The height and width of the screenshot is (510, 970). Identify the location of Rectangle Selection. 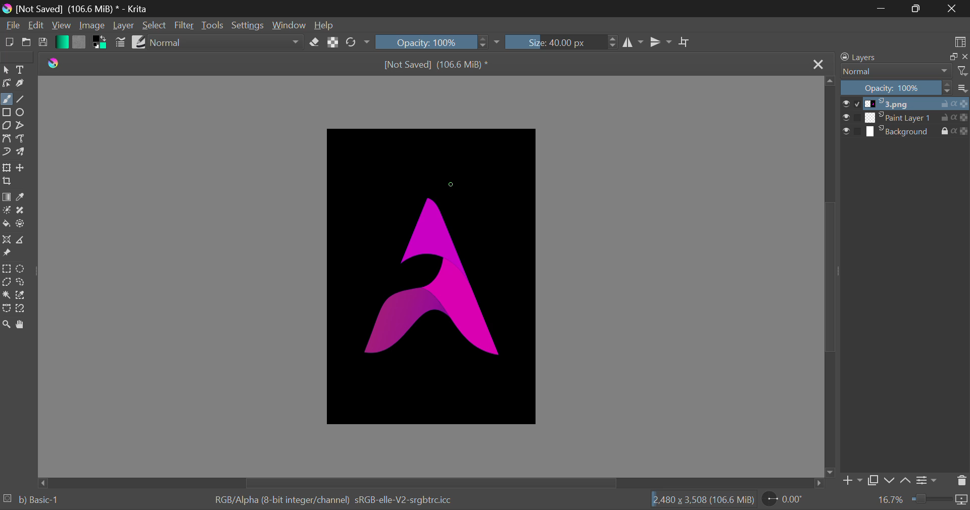
(6, 269).